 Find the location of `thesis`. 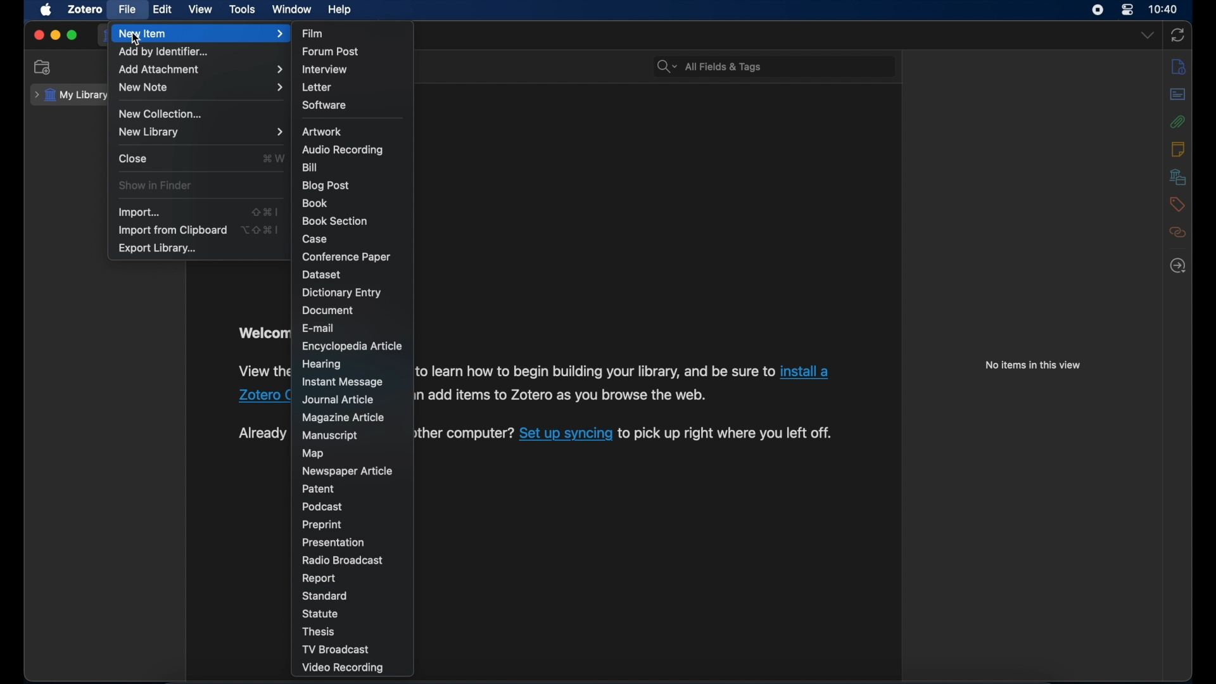

thesis is located at coordinates (320, 632).